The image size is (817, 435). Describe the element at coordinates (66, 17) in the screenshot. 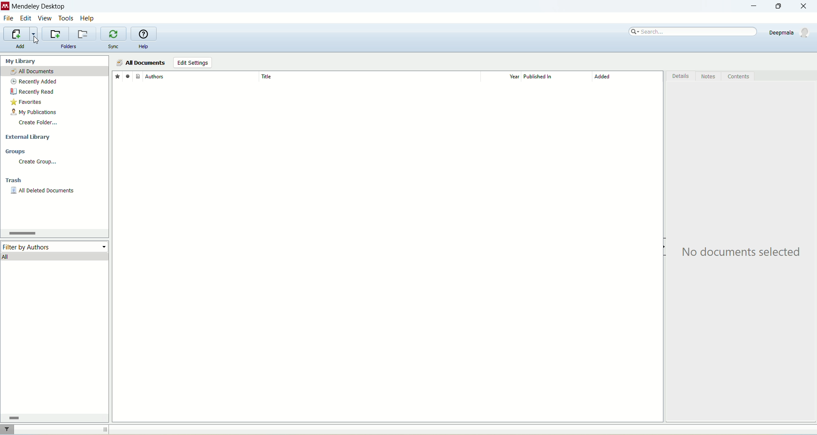

I see `tools` at that location.